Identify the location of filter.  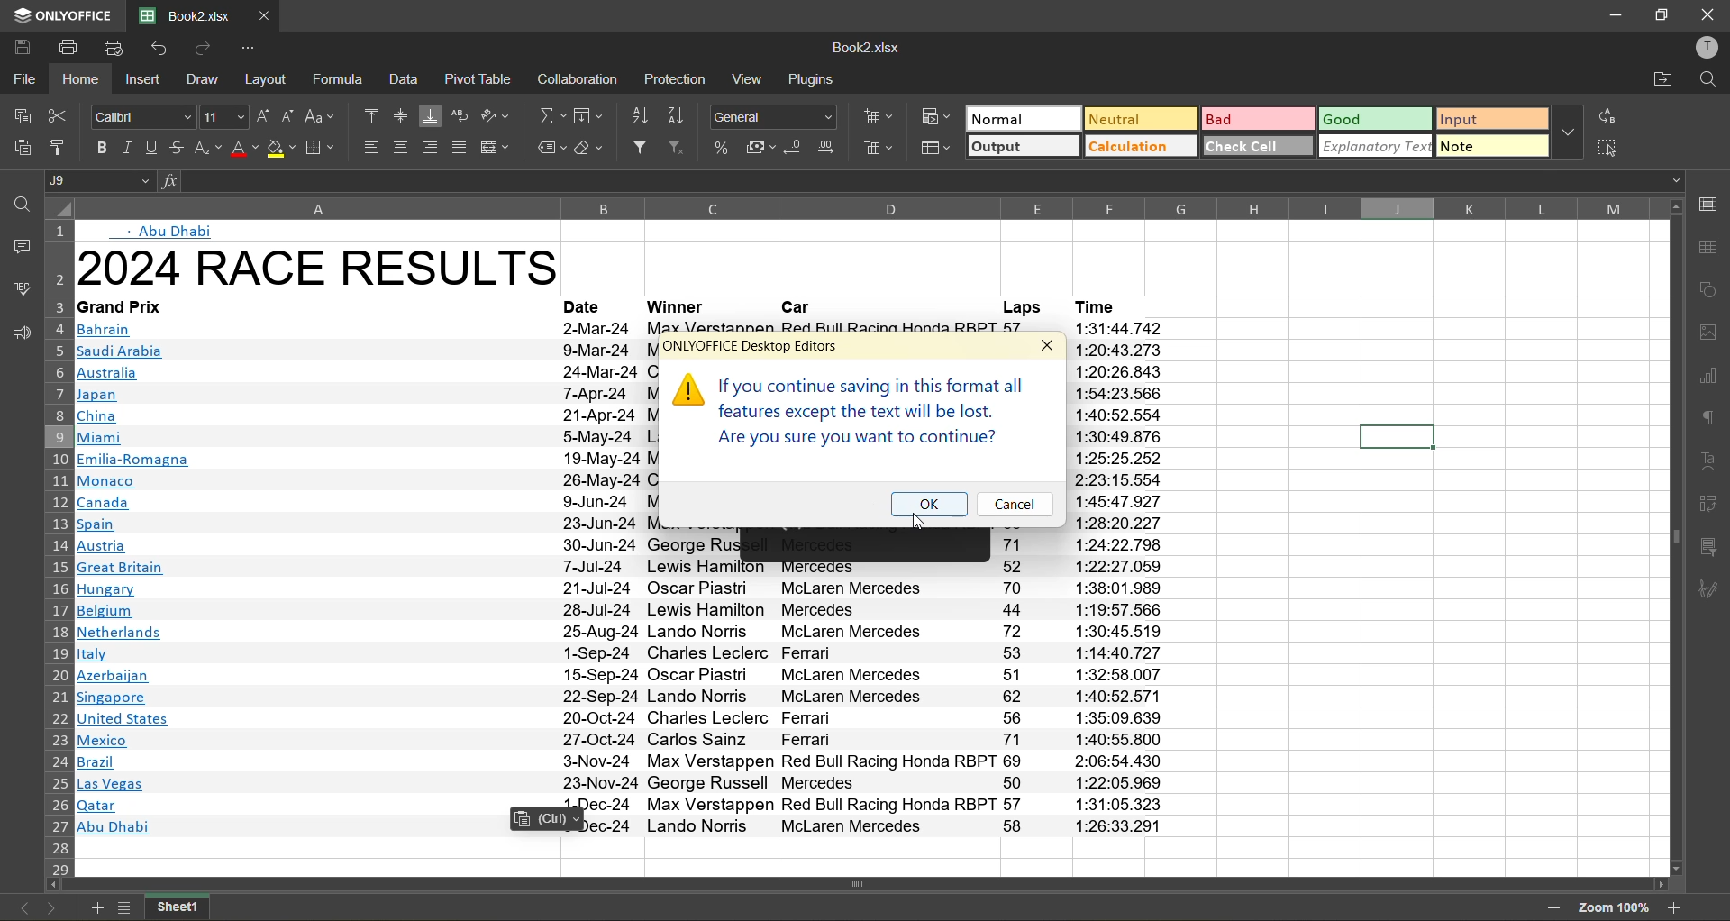
(636, 148).